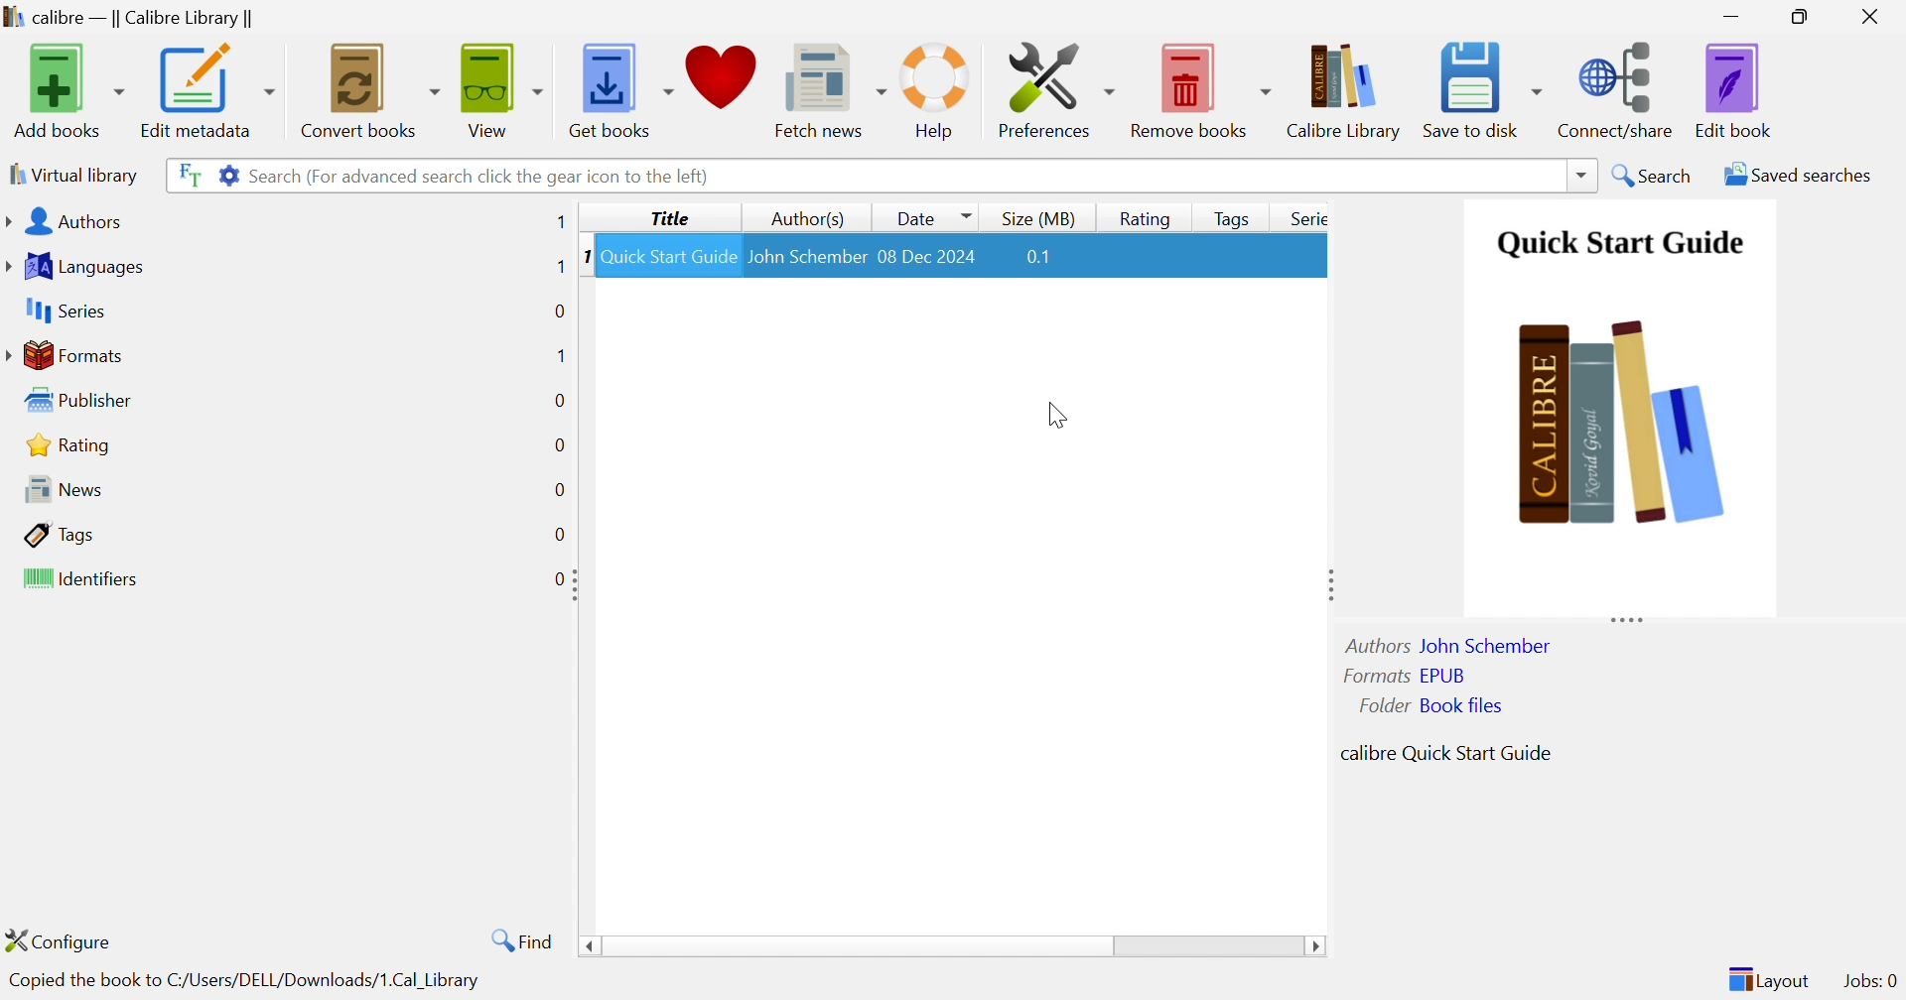 This screenshot has width=1906, height=1000. What do you see at coordinates (64, 310) in the screenshot?
I see `Series` at bounding box center [64, 310].